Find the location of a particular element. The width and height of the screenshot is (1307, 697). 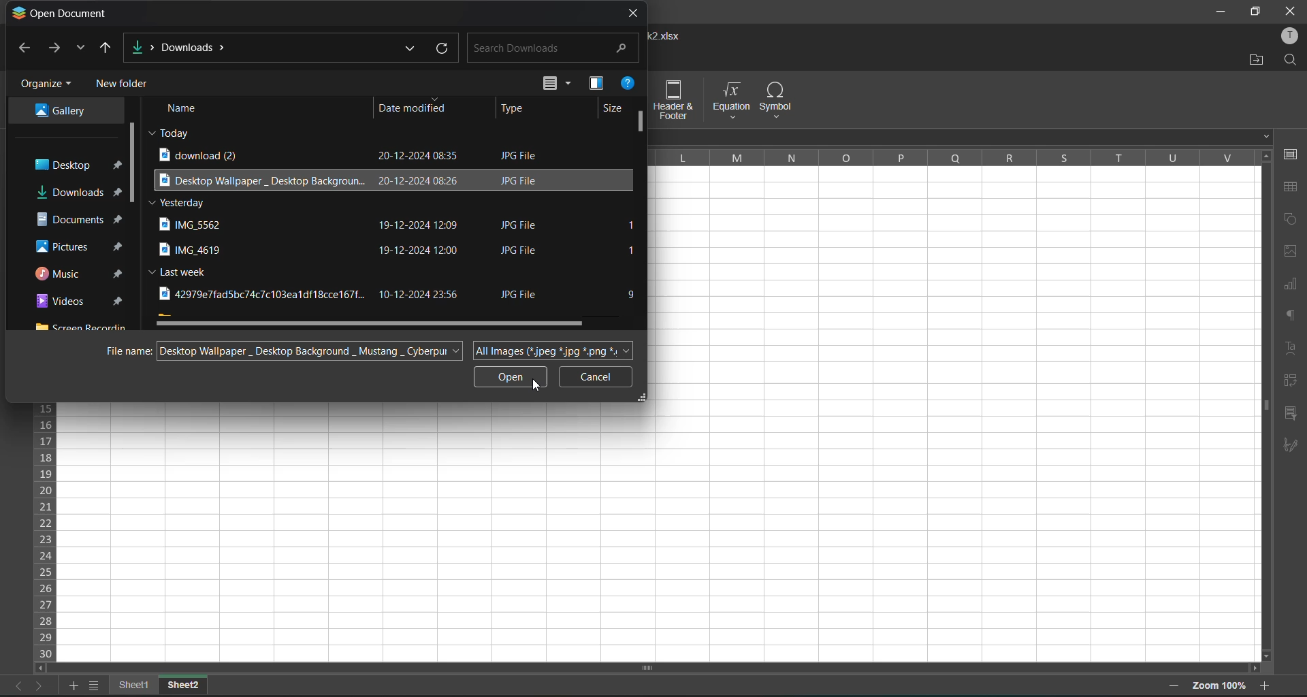

All Images (*.jpeg *.jpg *.png *. is located at coordinates (552, 351).